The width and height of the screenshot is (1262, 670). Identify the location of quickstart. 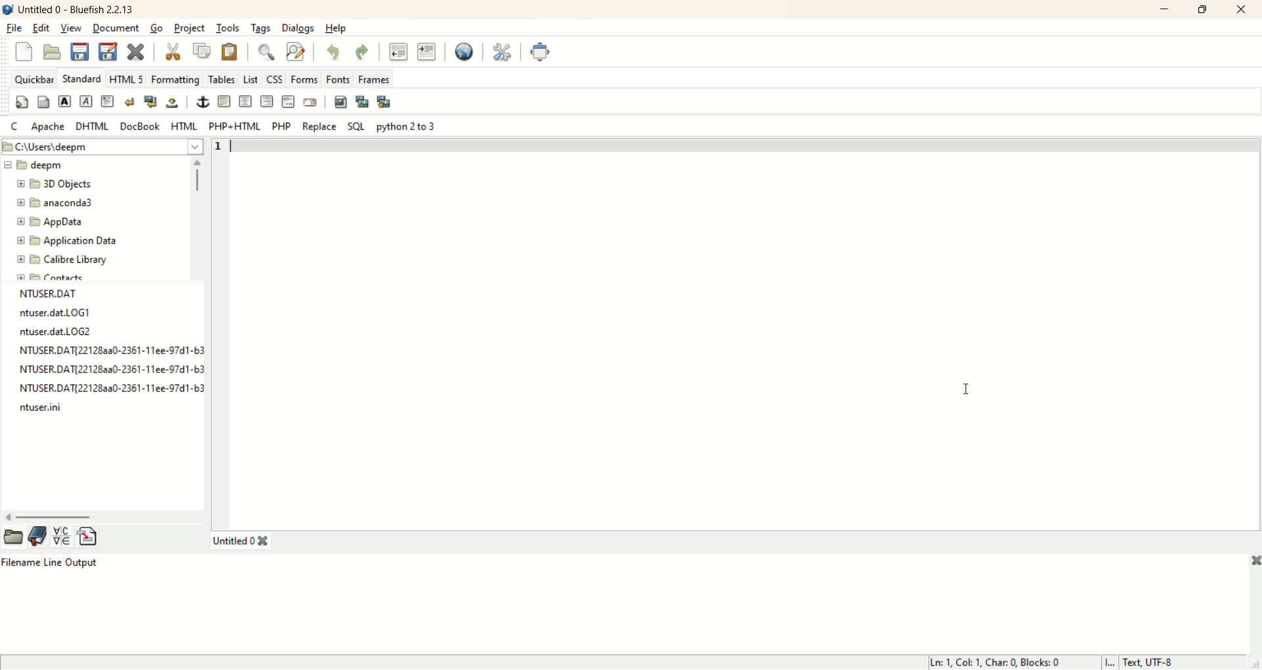
(22, 102).